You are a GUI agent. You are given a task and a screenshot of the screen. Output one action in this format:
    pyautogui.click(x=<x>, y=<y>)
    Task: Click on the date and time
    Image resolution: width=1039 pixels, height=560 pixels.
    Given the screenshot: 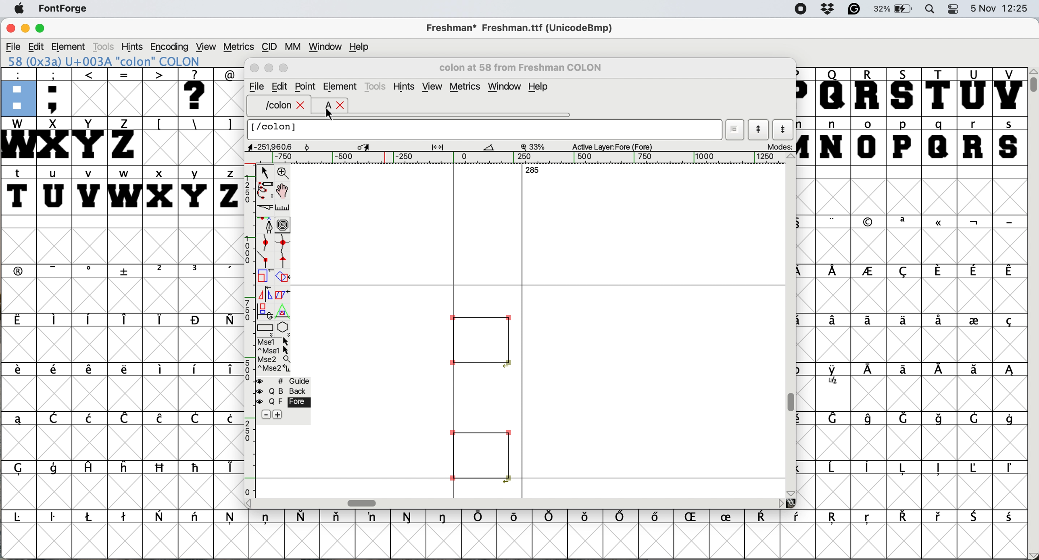 What is the action you would take?
    pyautogui.click(x=1001, y=8)
    